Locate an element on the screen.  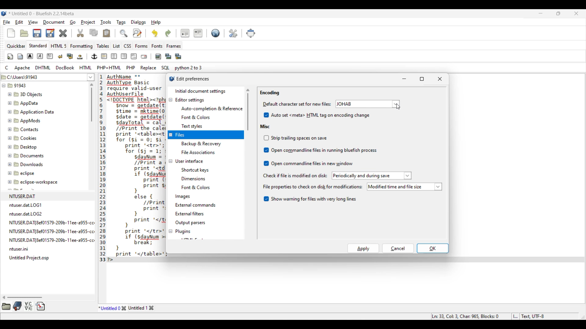
Open is located at coordinates (24, 34).